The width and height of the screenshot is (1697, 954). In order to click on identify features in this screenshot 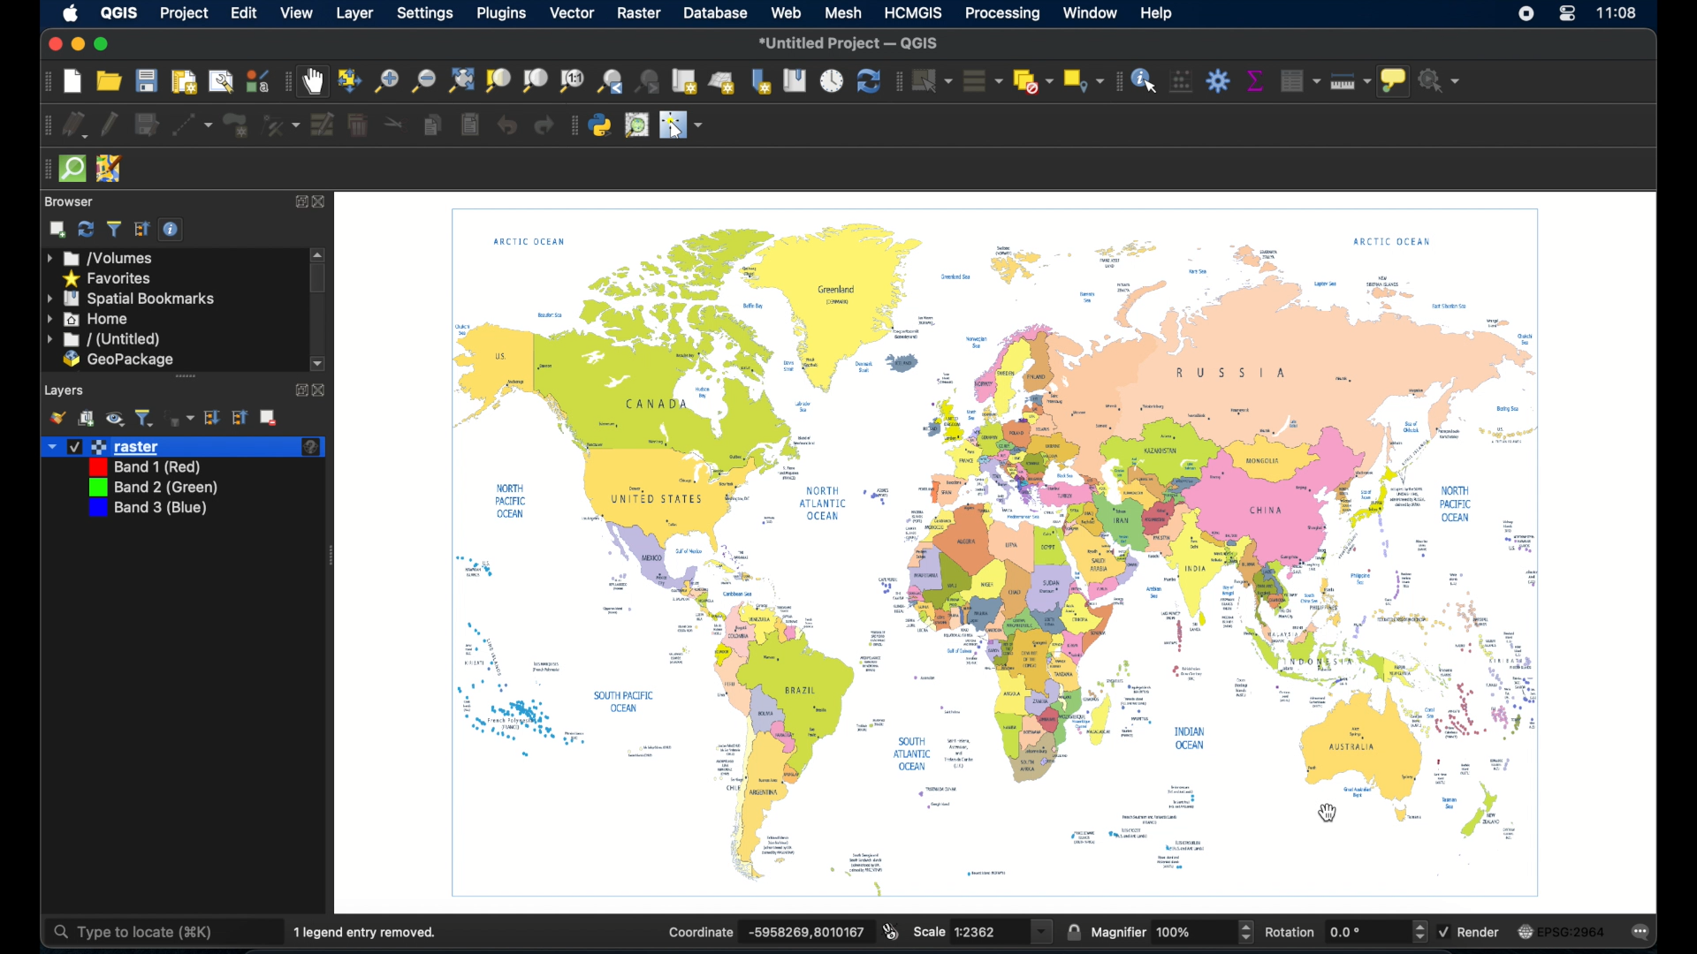, I will do `click(1145, 79)`.